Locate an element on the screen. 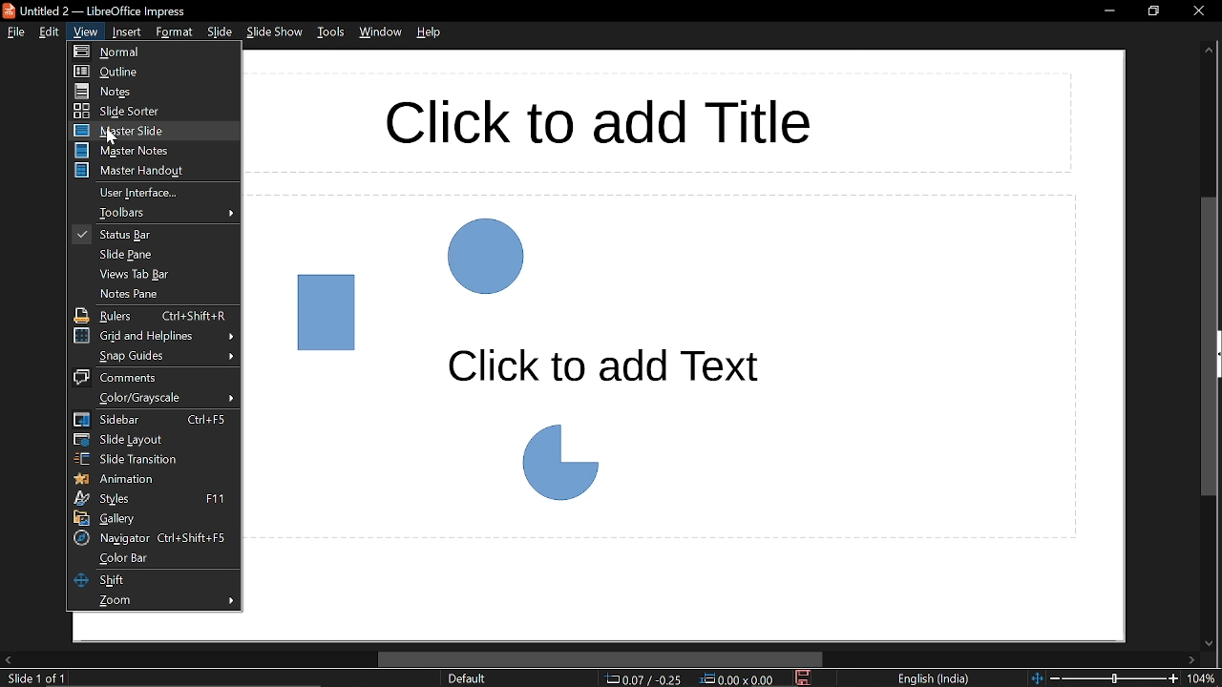 This screenshot has width=1222, height=687. View is located at coordinates (86, 32).